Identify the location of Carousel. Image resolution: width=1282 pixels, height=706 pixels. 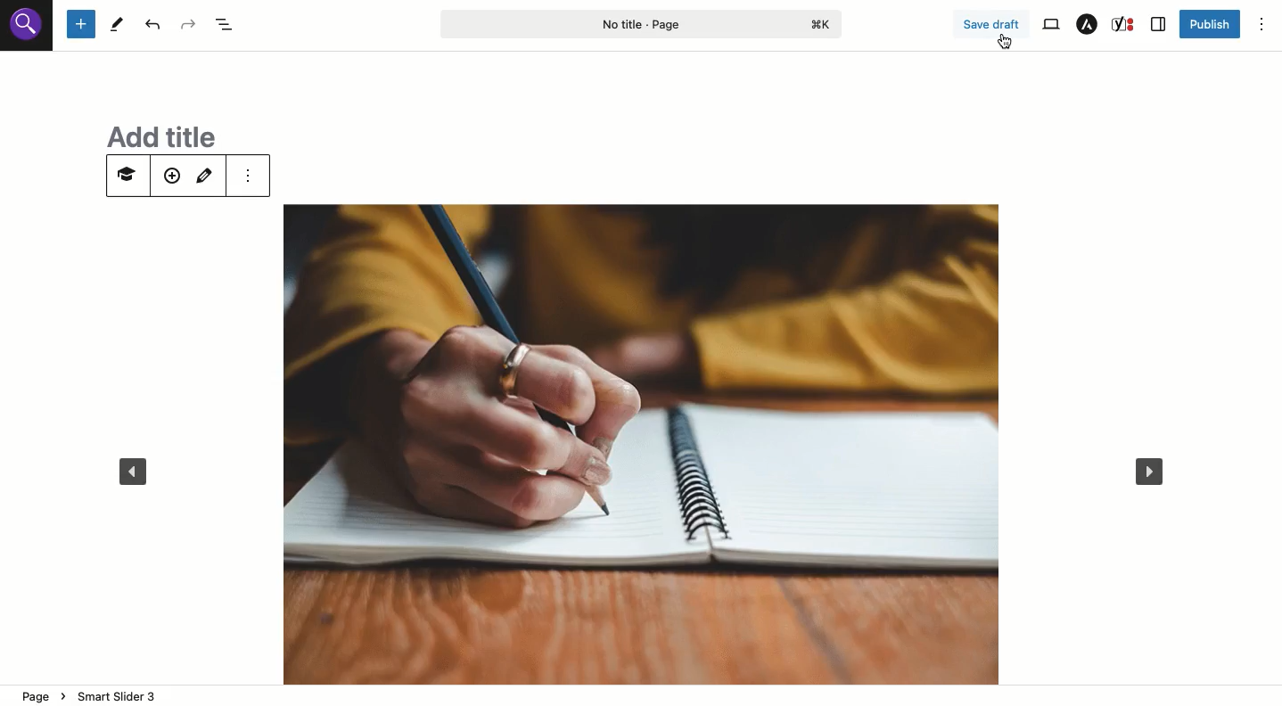
(640, 440).